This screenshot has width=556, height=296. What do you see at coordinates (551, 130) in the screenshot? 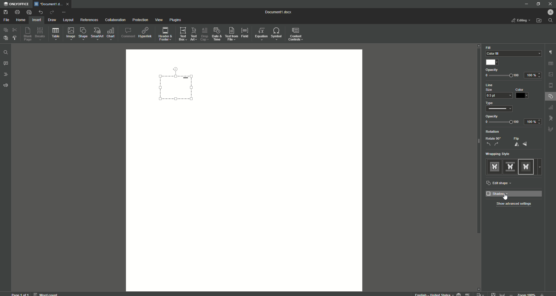
I see `signature` at bounding box center [551, 130].